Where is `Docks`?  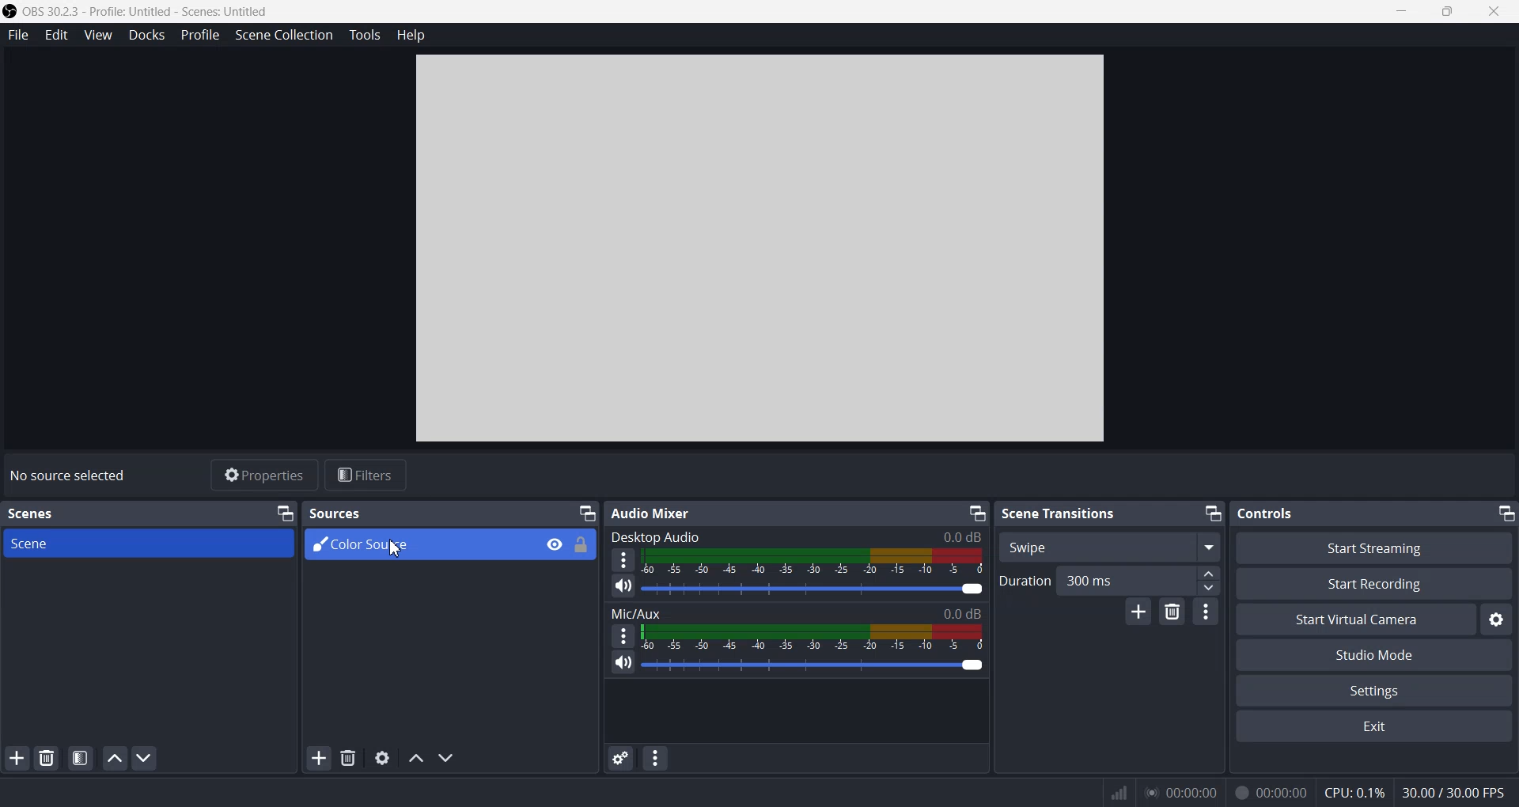
Docks is located at coordinates (146, 34).